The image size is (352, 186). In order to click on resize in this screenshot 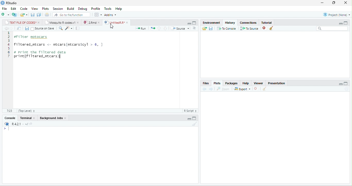, I will do `click(333, 3)`.